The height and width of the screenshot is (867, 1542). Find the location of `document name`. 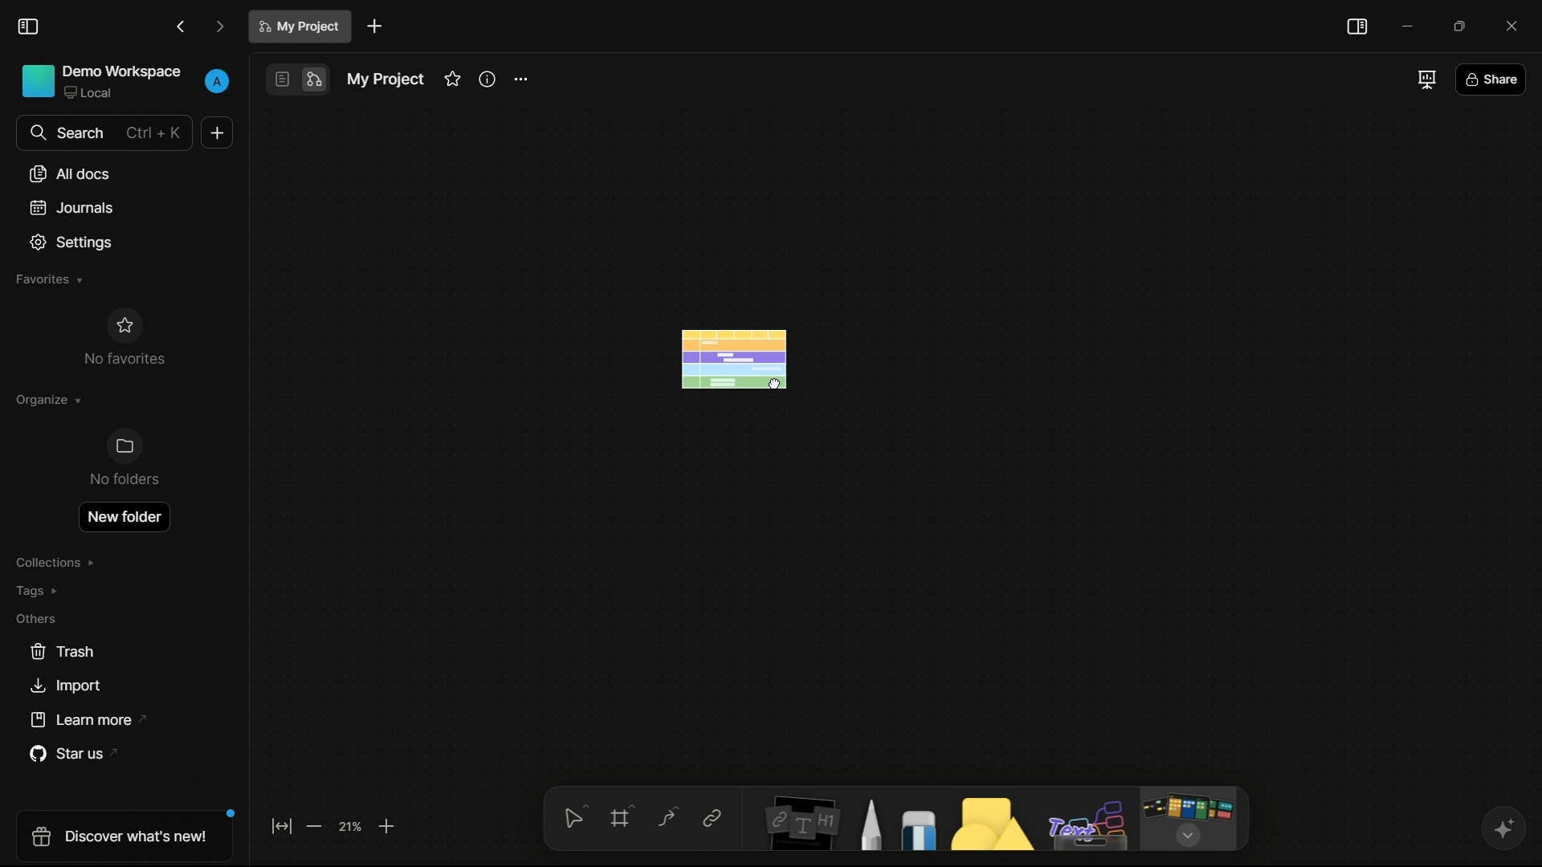

document name is located at coordinates (300, 26).